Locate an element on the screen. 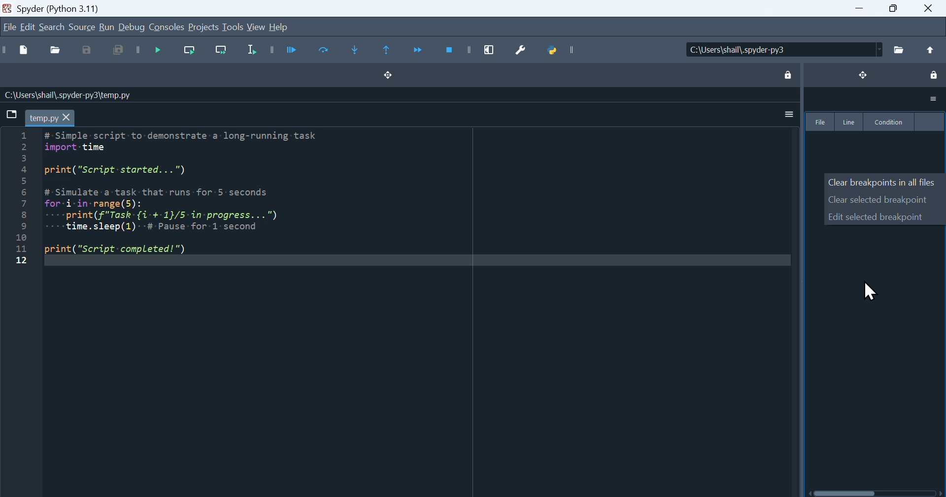  Run current cell is located at coordinates (326, 51).